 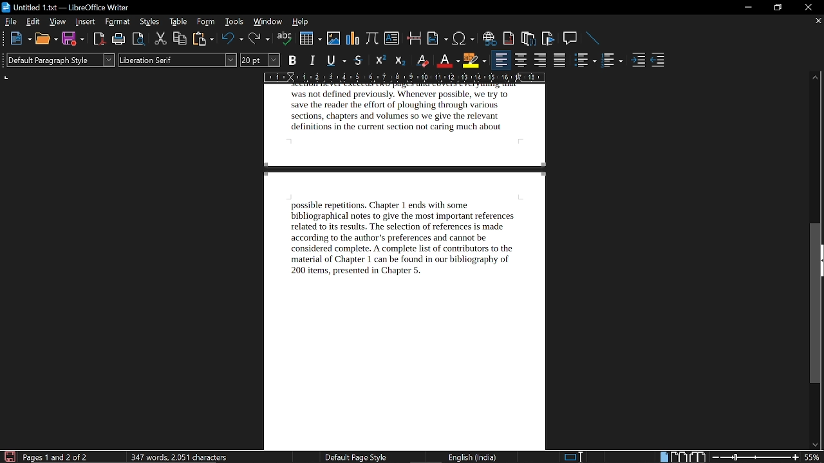 I want to click on scale, so click(x=405, y=77).